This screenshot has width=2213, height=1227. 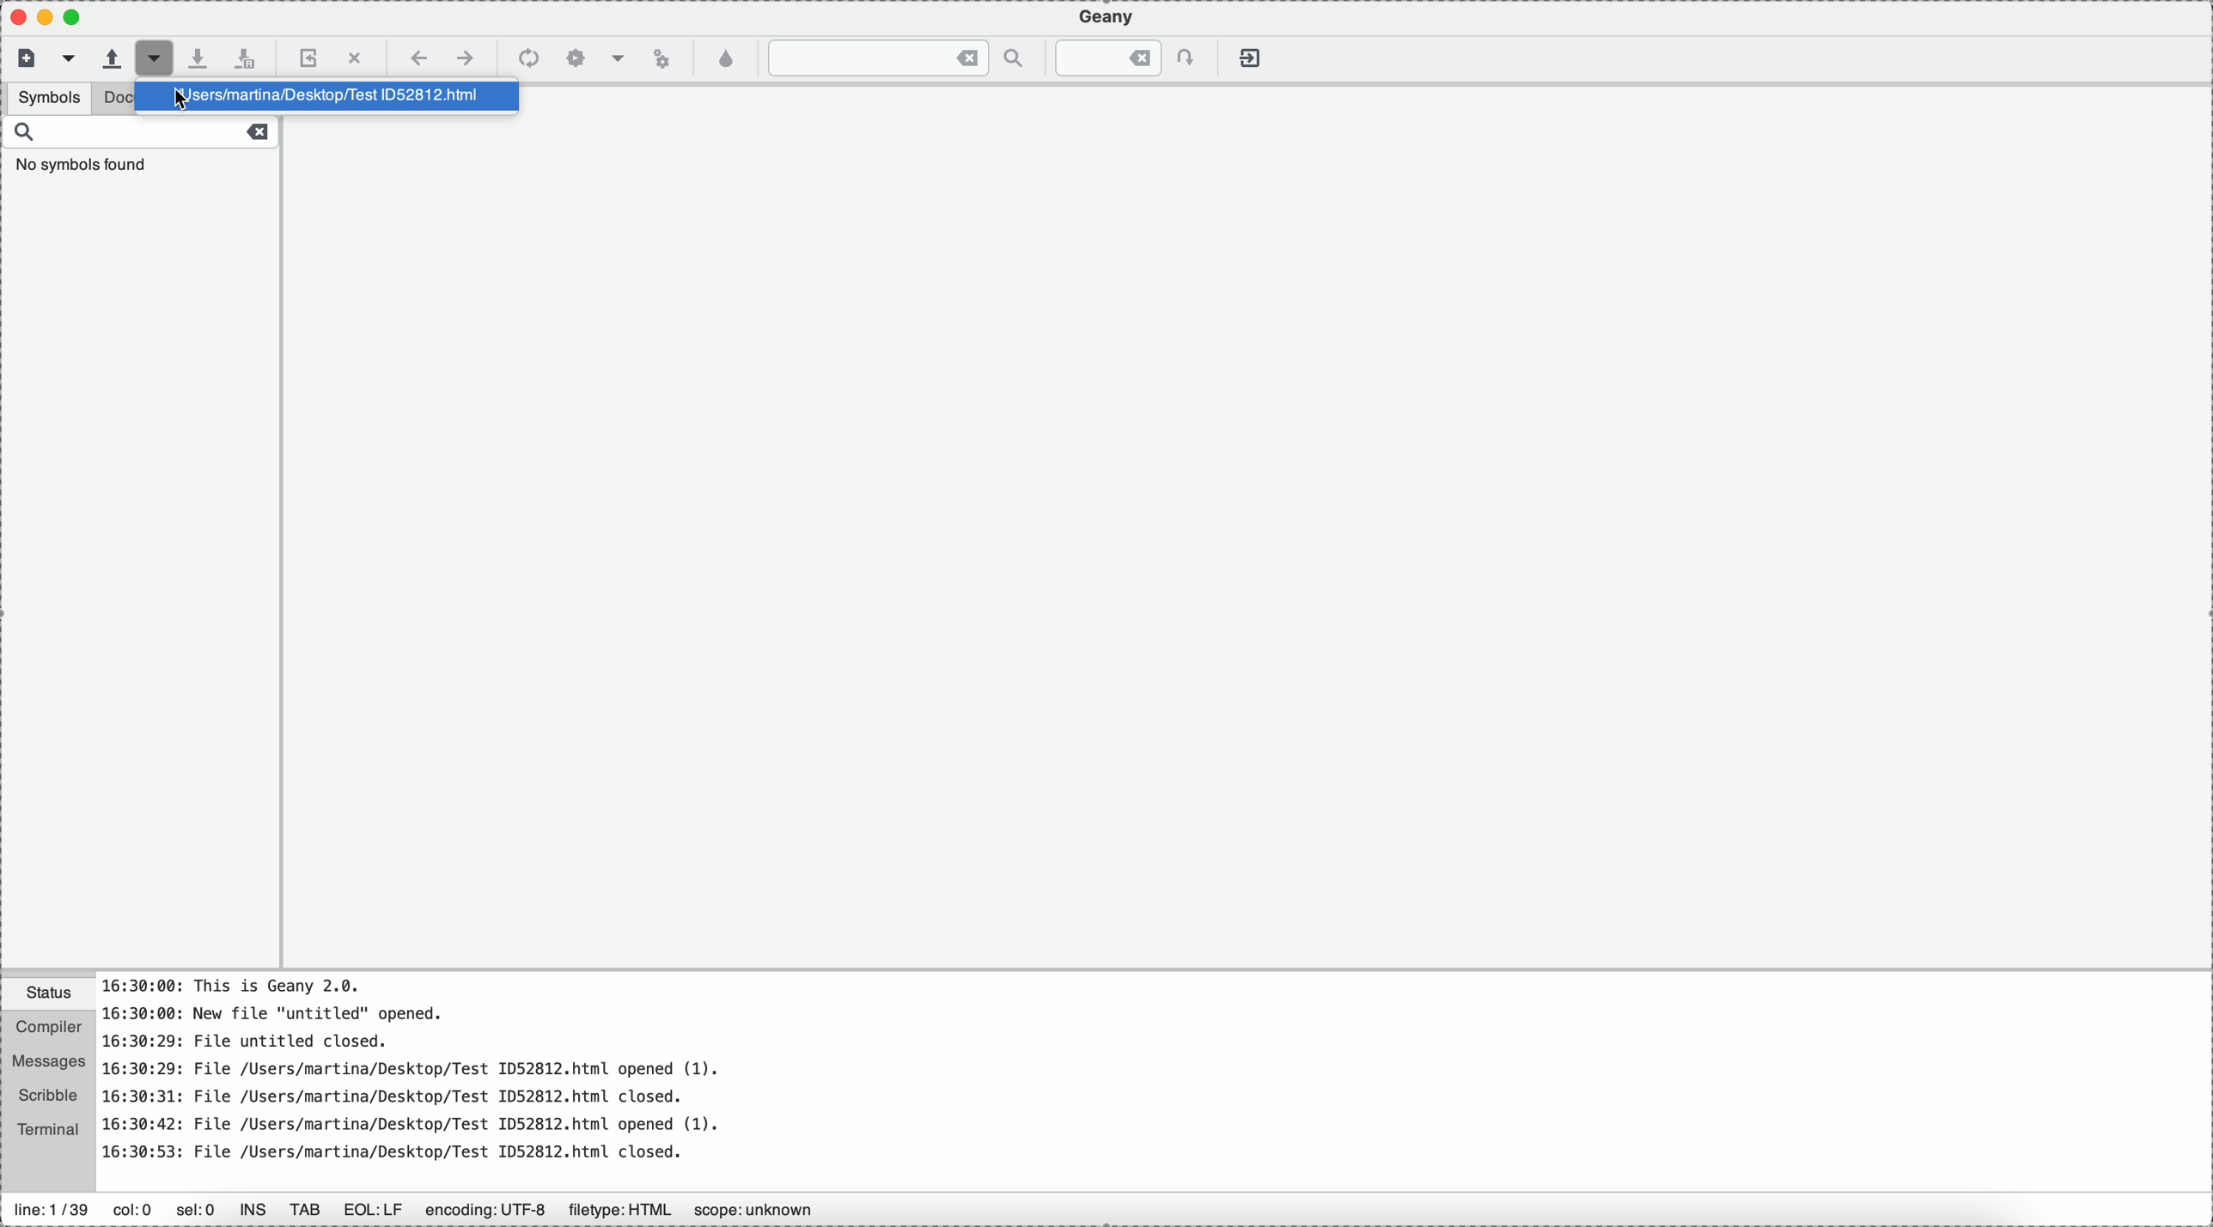 What do you see at coordinates (206, 56) in the screenshot?
I see `save the current file` at bounding box center [206, 56].